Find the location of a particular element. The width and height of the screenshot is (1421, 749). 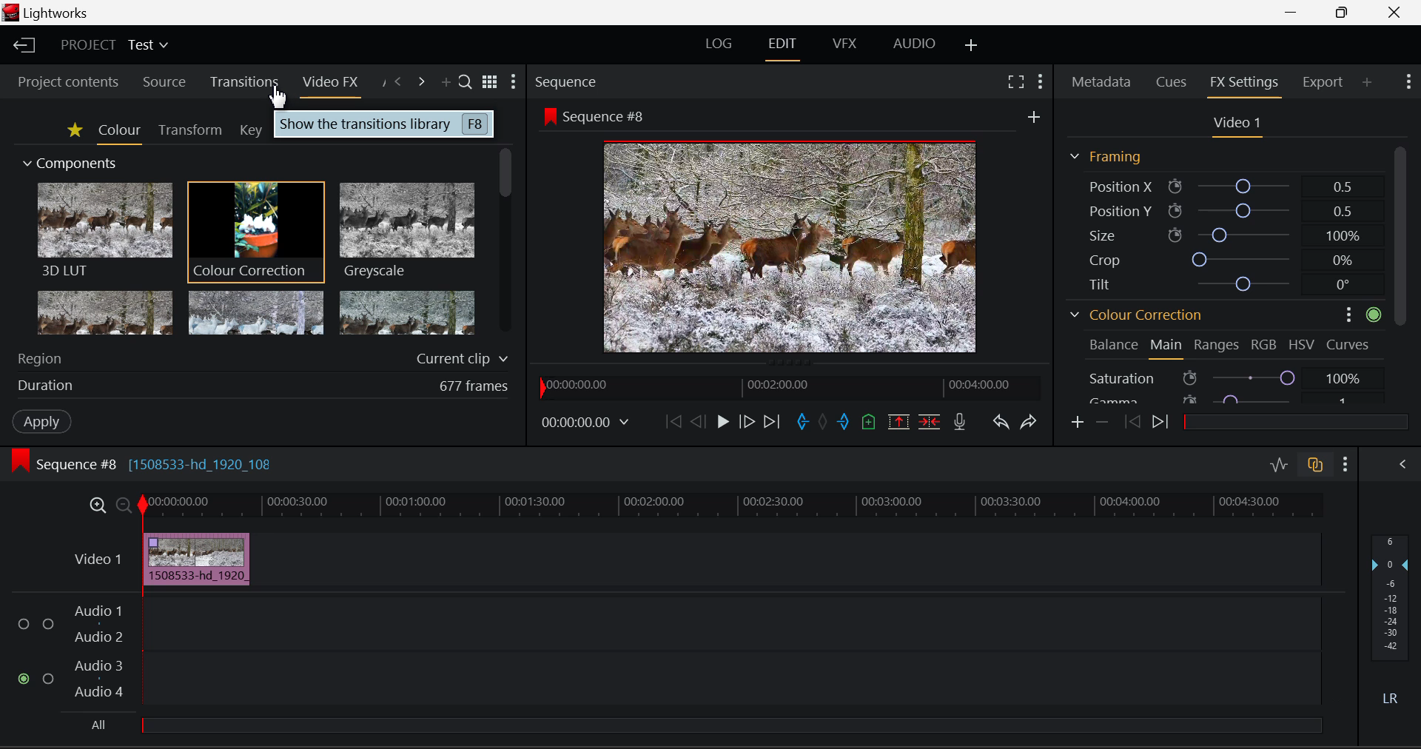

more options is located at coordinates (1343, 314).